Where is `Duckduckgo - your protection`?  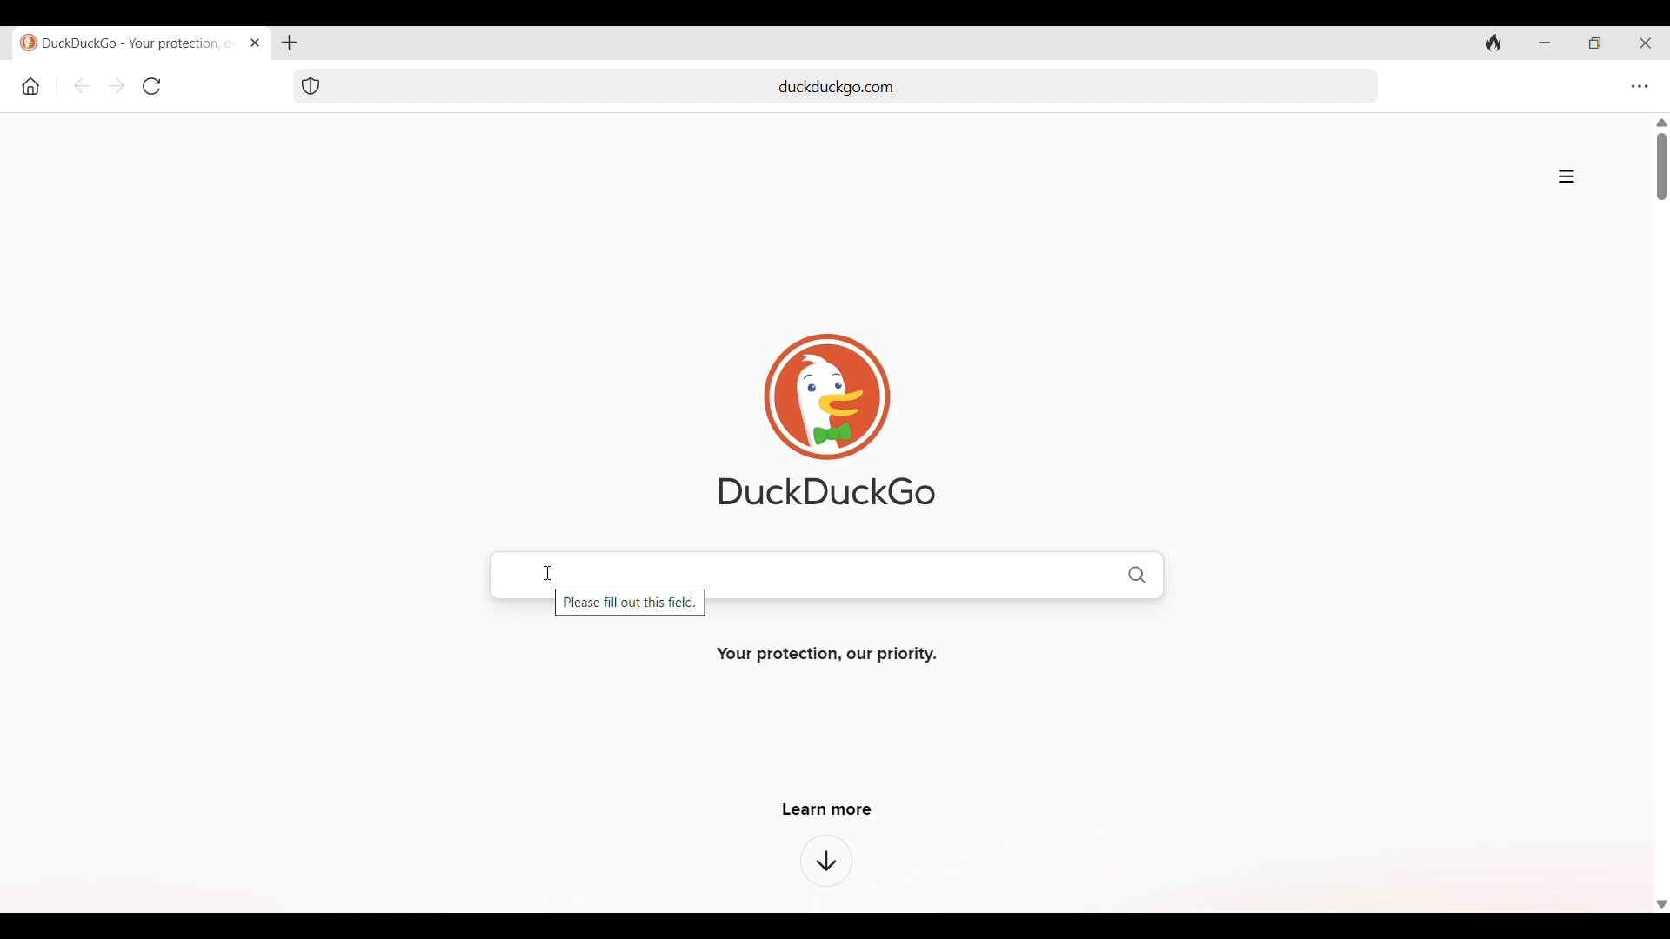
Duckduckgo - your protection is located at coordinates (130, 43).